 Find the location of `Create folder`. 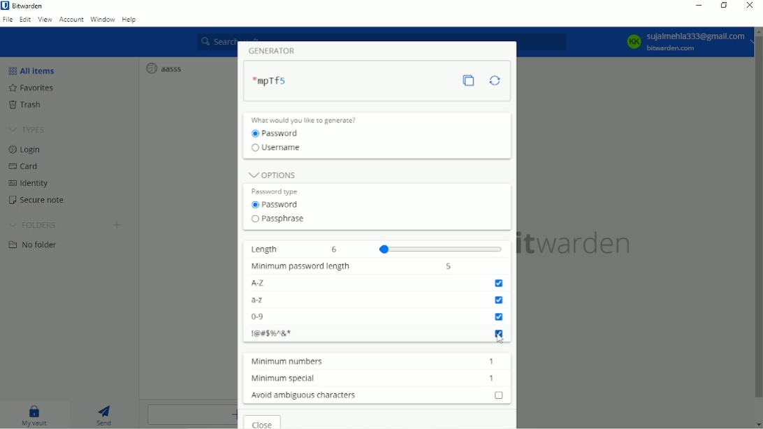

Create folder is located at coordinates (117, 226).